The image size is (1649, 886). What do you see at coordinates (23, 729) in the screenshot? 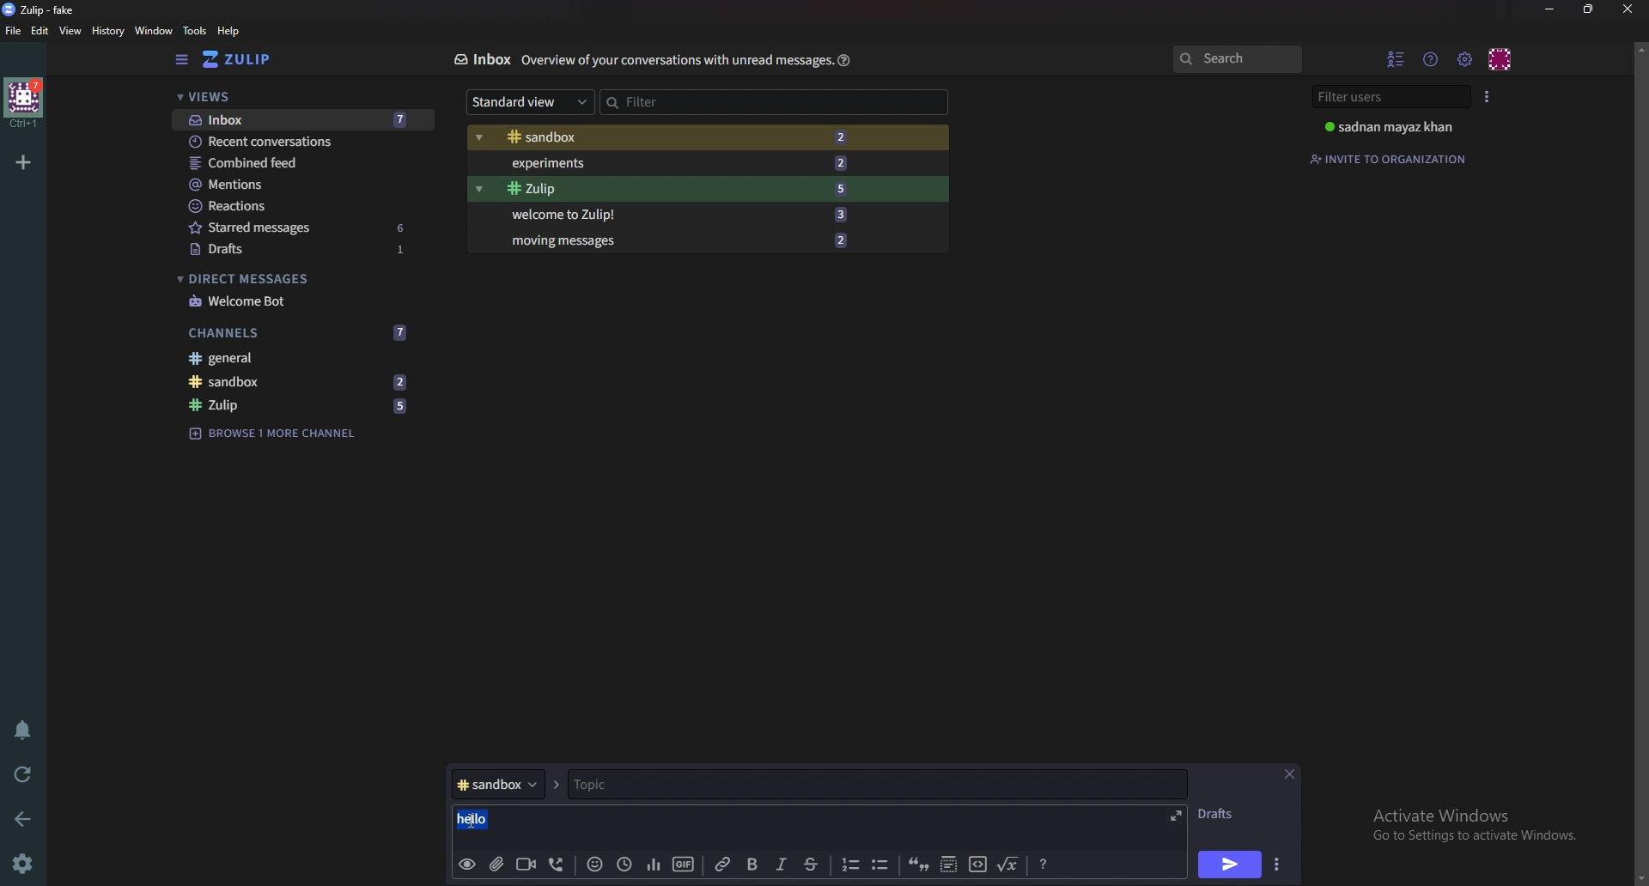
I see `Enable do not disturb` at bounding box center [23, 729].